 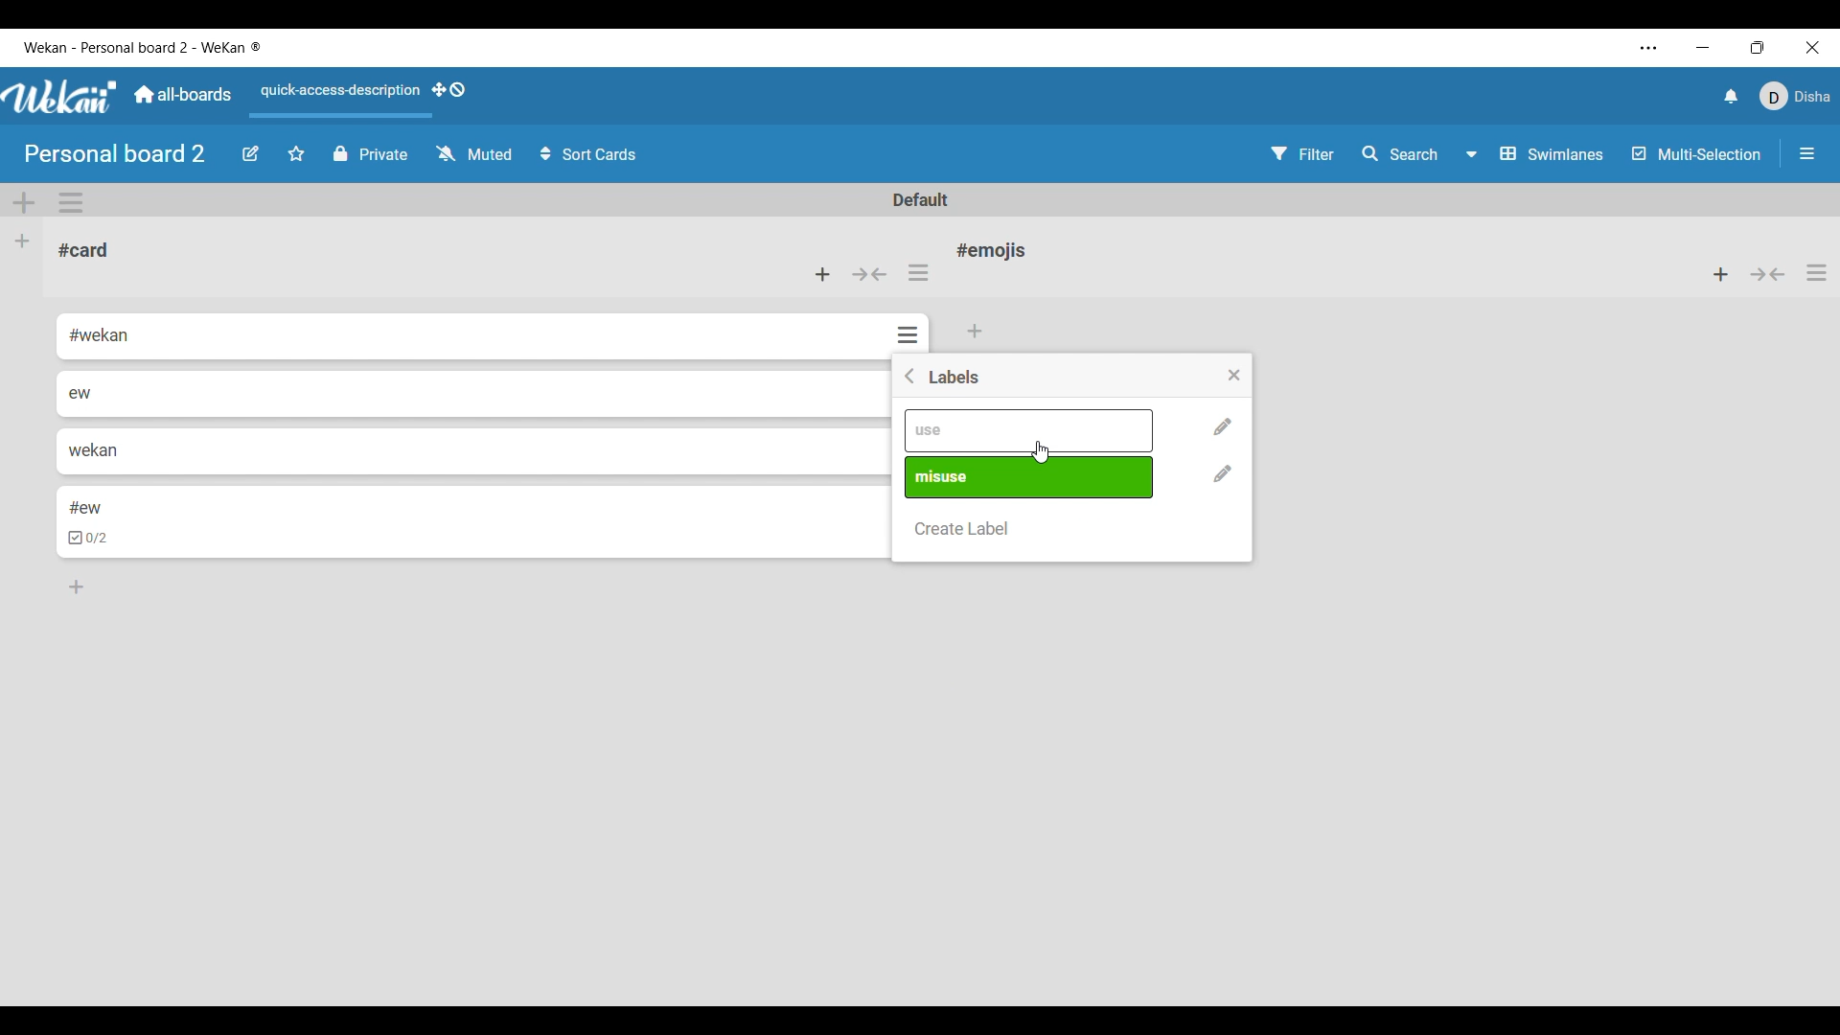 What do you see at coordinates (963, 529) in the screenshot?
I see `Create new label` at bounding box center [963, 529].